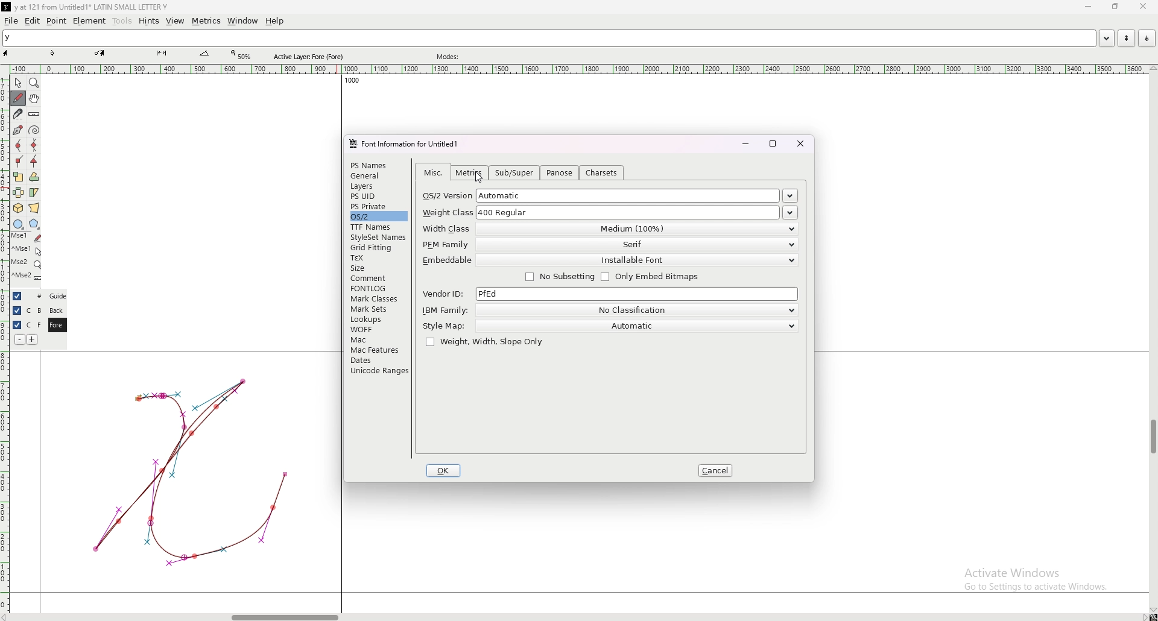 Image resolution: width=1158 pixels, height=621 pixels. What do you see at coordinates (443, 471) in the screenshot?
I see `ok` at bounding box center [443, 471].